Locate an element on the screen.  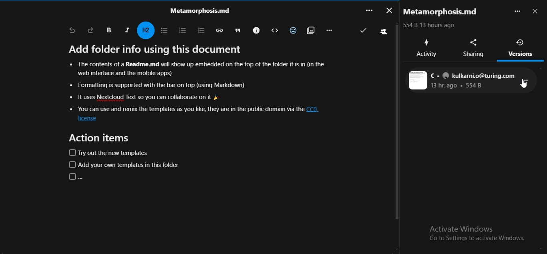
insert link is located at coordinates (218, 30).